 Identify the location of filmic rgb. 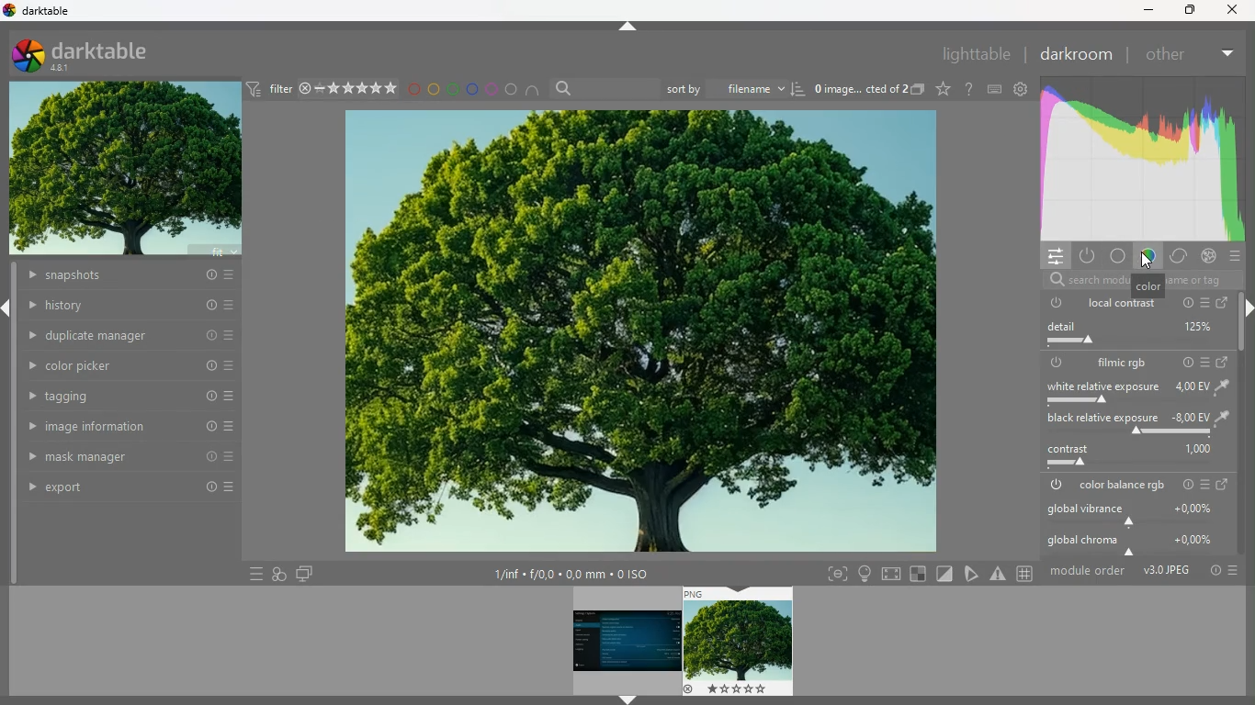
(1122, 364).